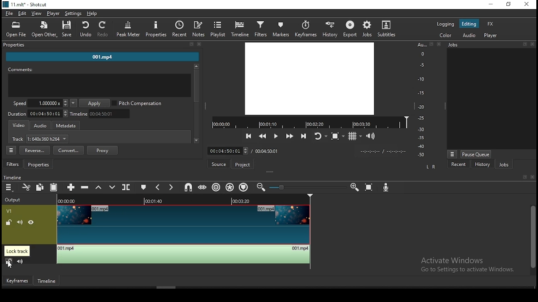 The image size is (538, 302). What do you see at coordinates (349, 29) in the screenshot?
I see `export` at bounding box center [349, 29].